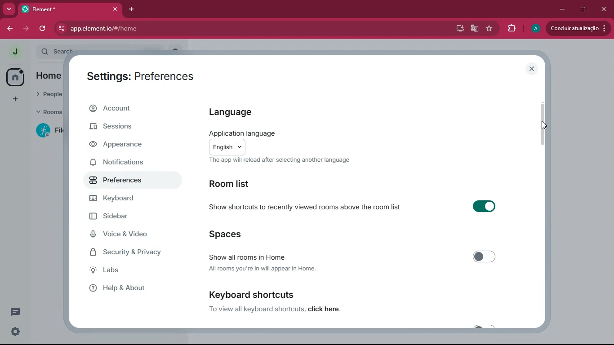 The width and height of the screenshot is (614, 345). I want to click on The app will reload after selecting another language, so click(280, 160).